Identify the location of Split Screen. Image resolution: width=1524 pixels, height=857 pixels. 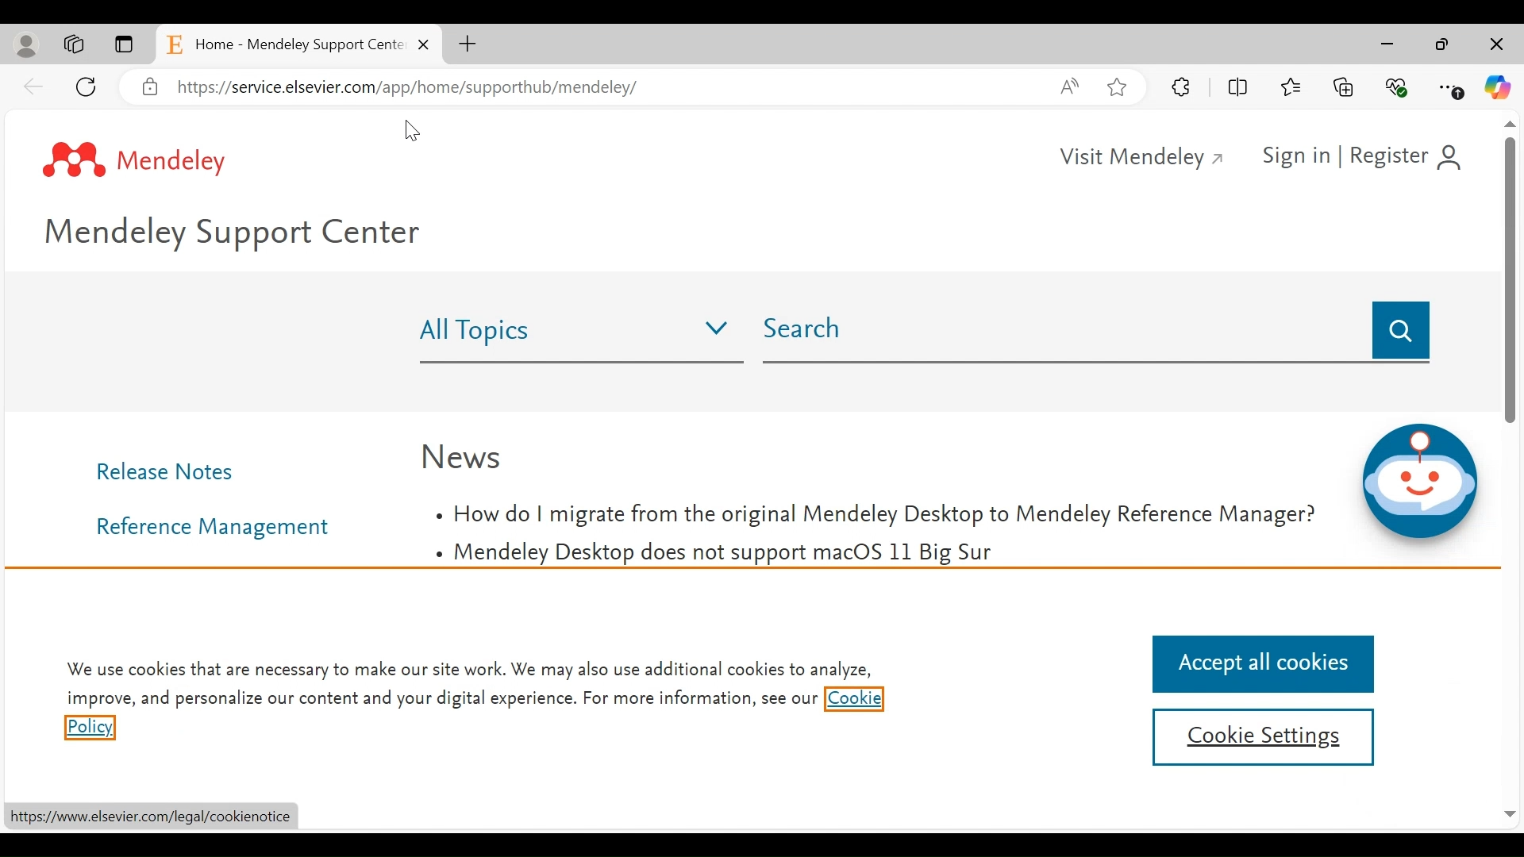
(1237, 87).